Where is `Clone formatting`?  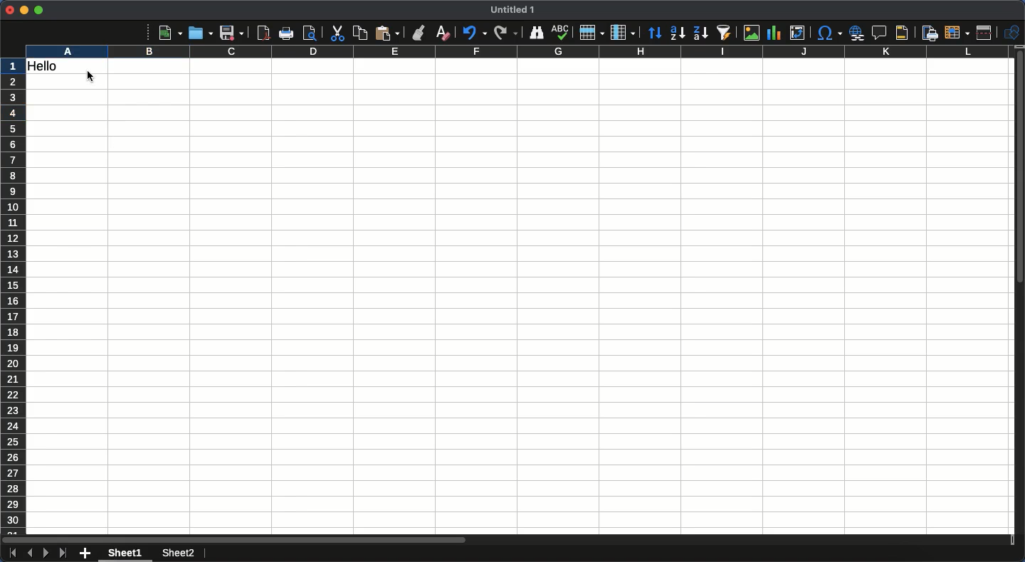
Clone formatting is located at coordinates (419, 33).